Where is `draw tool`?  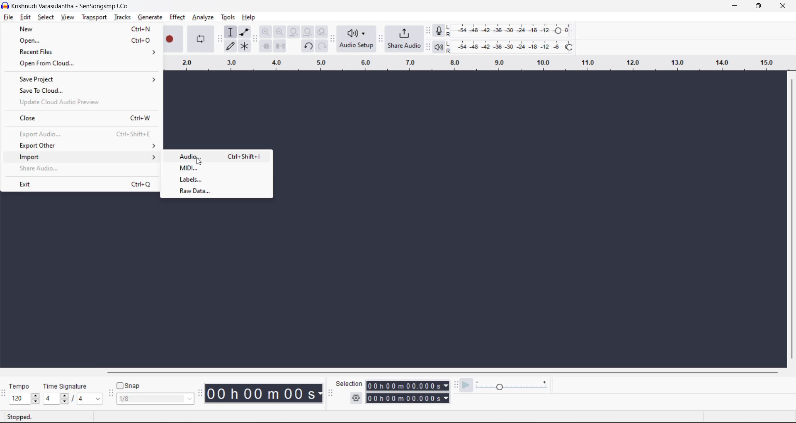 draw tool is located at coordinates (231, 47).